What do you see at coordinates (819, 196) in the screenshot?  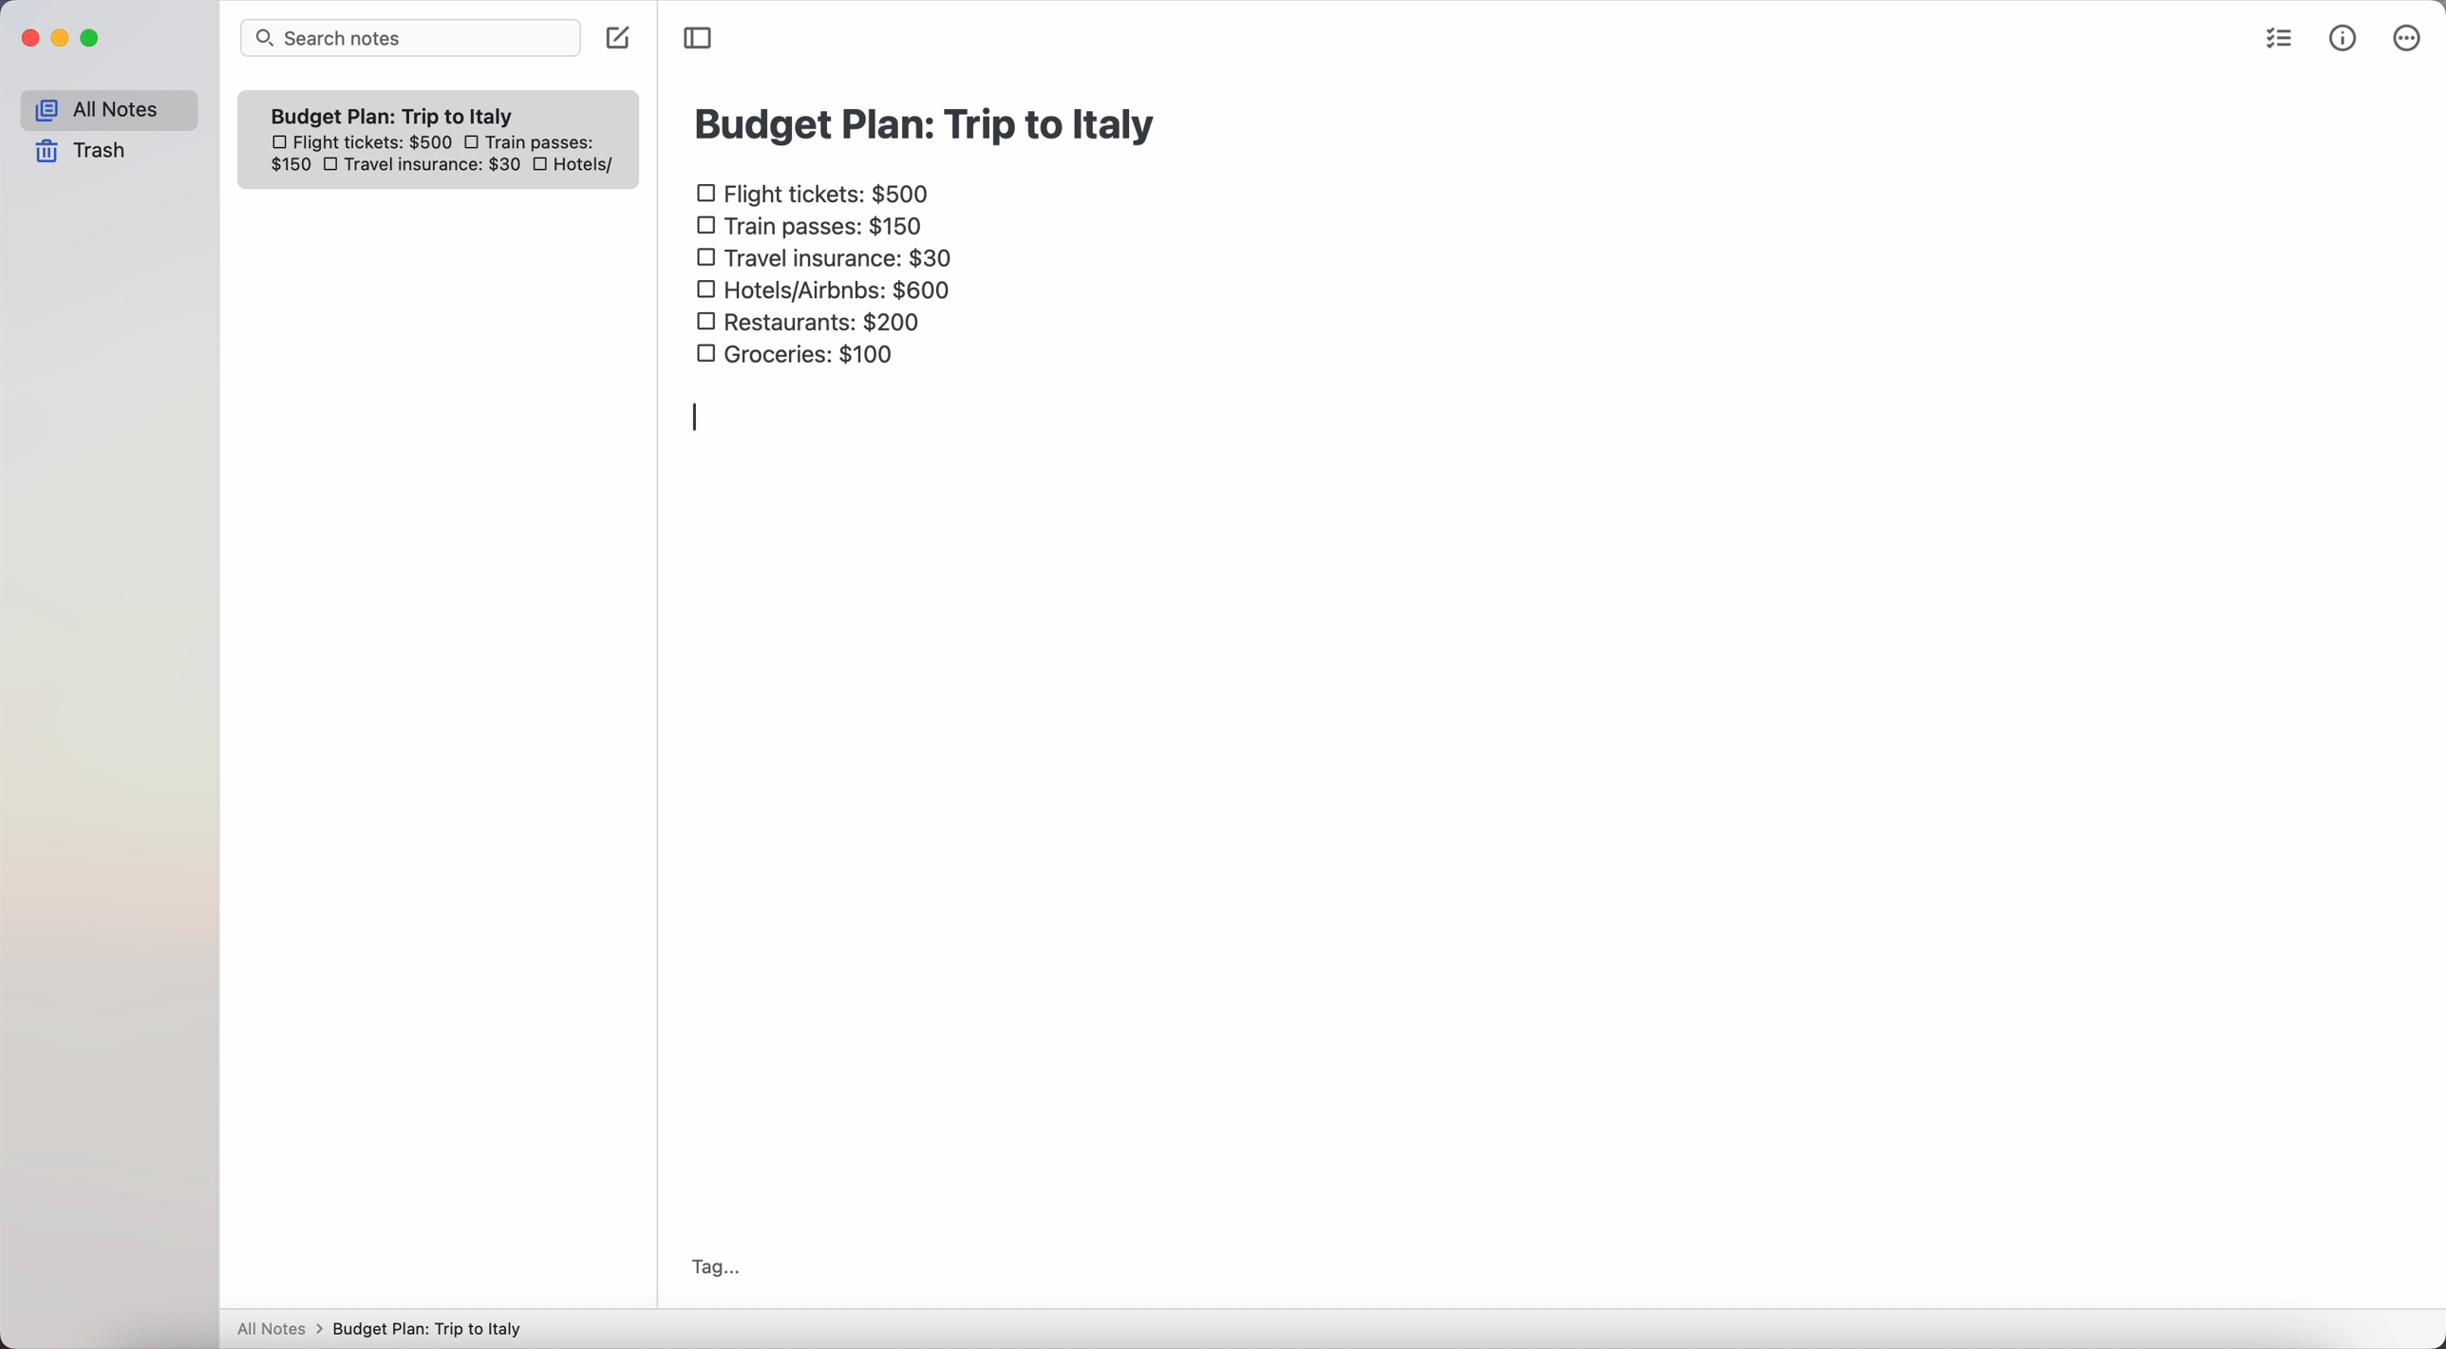 I see `flight tickets: $500 checkbox` at bounding box center [819, 196].